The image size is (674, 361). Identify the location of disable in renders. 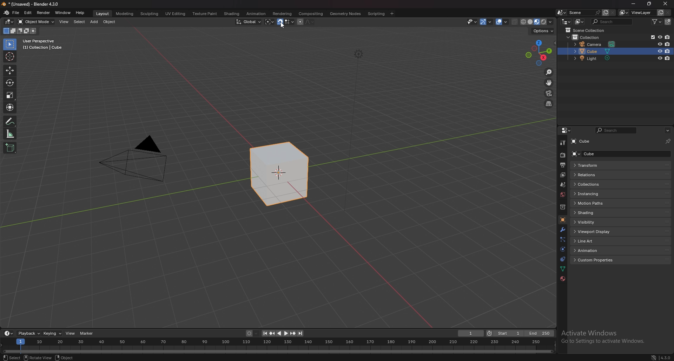
(667, 37).